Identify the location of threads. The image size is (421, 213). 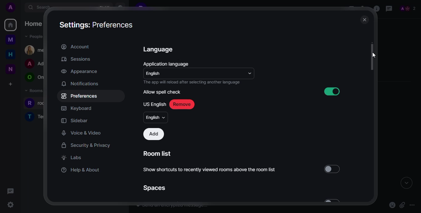
(11, 191).